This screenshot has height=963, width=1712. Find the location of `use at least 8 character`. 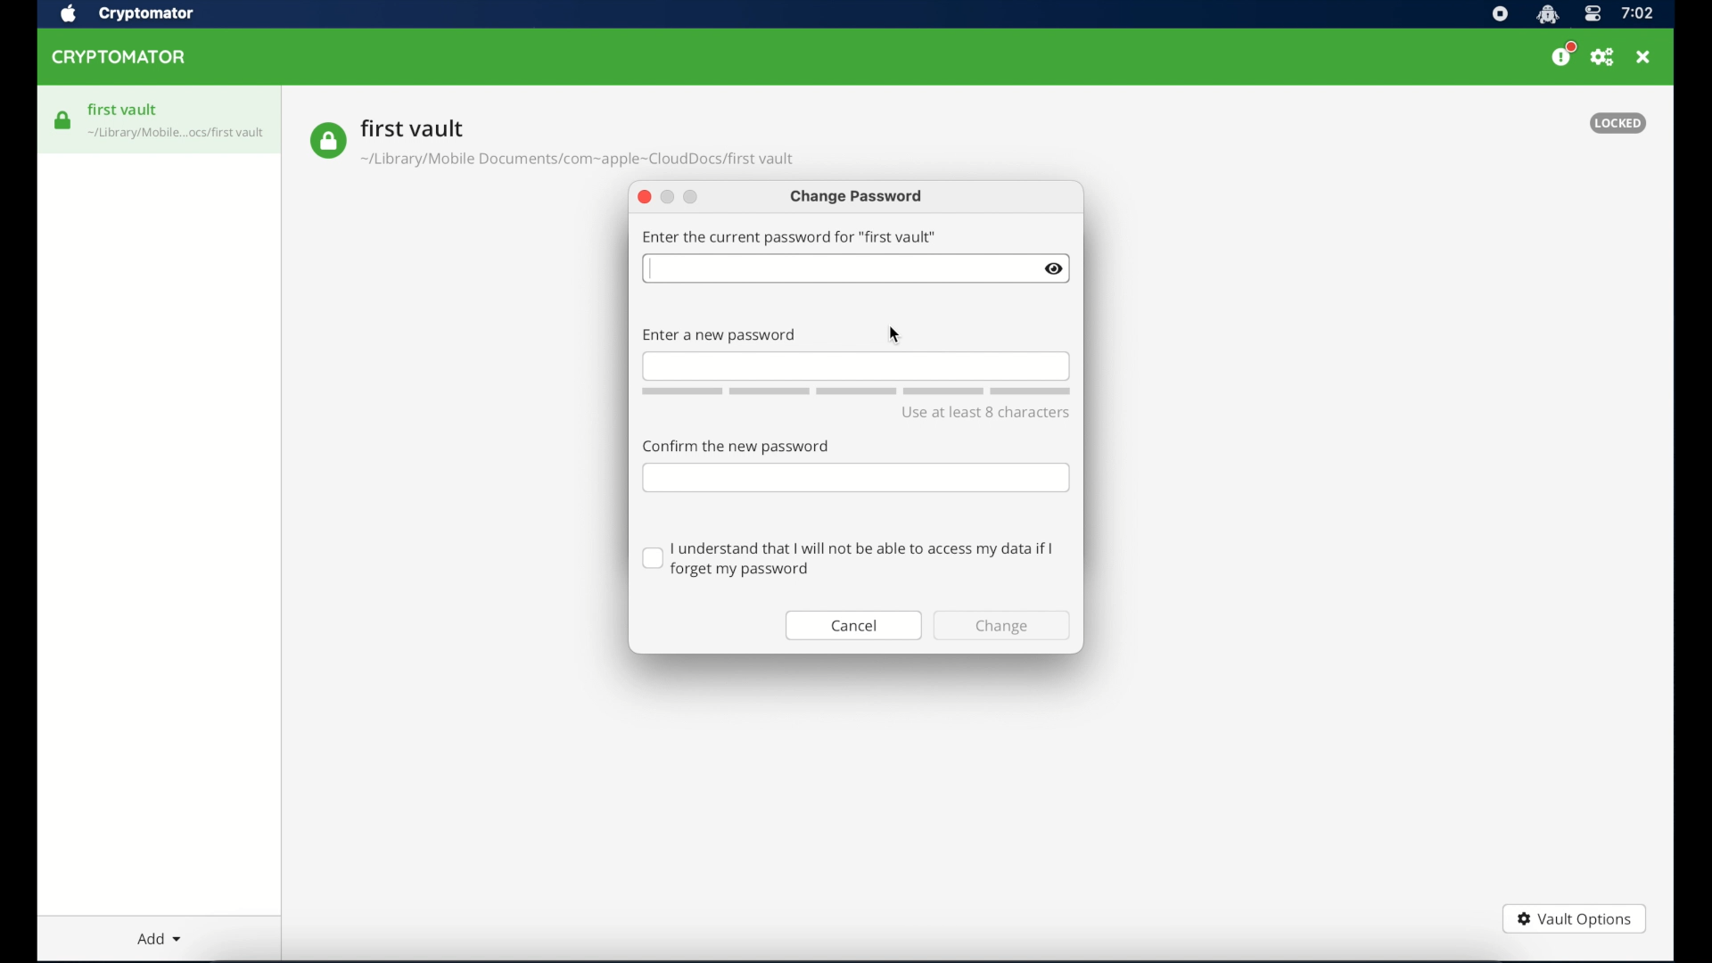

use at least 8 character is located at coordinates (985, 412).